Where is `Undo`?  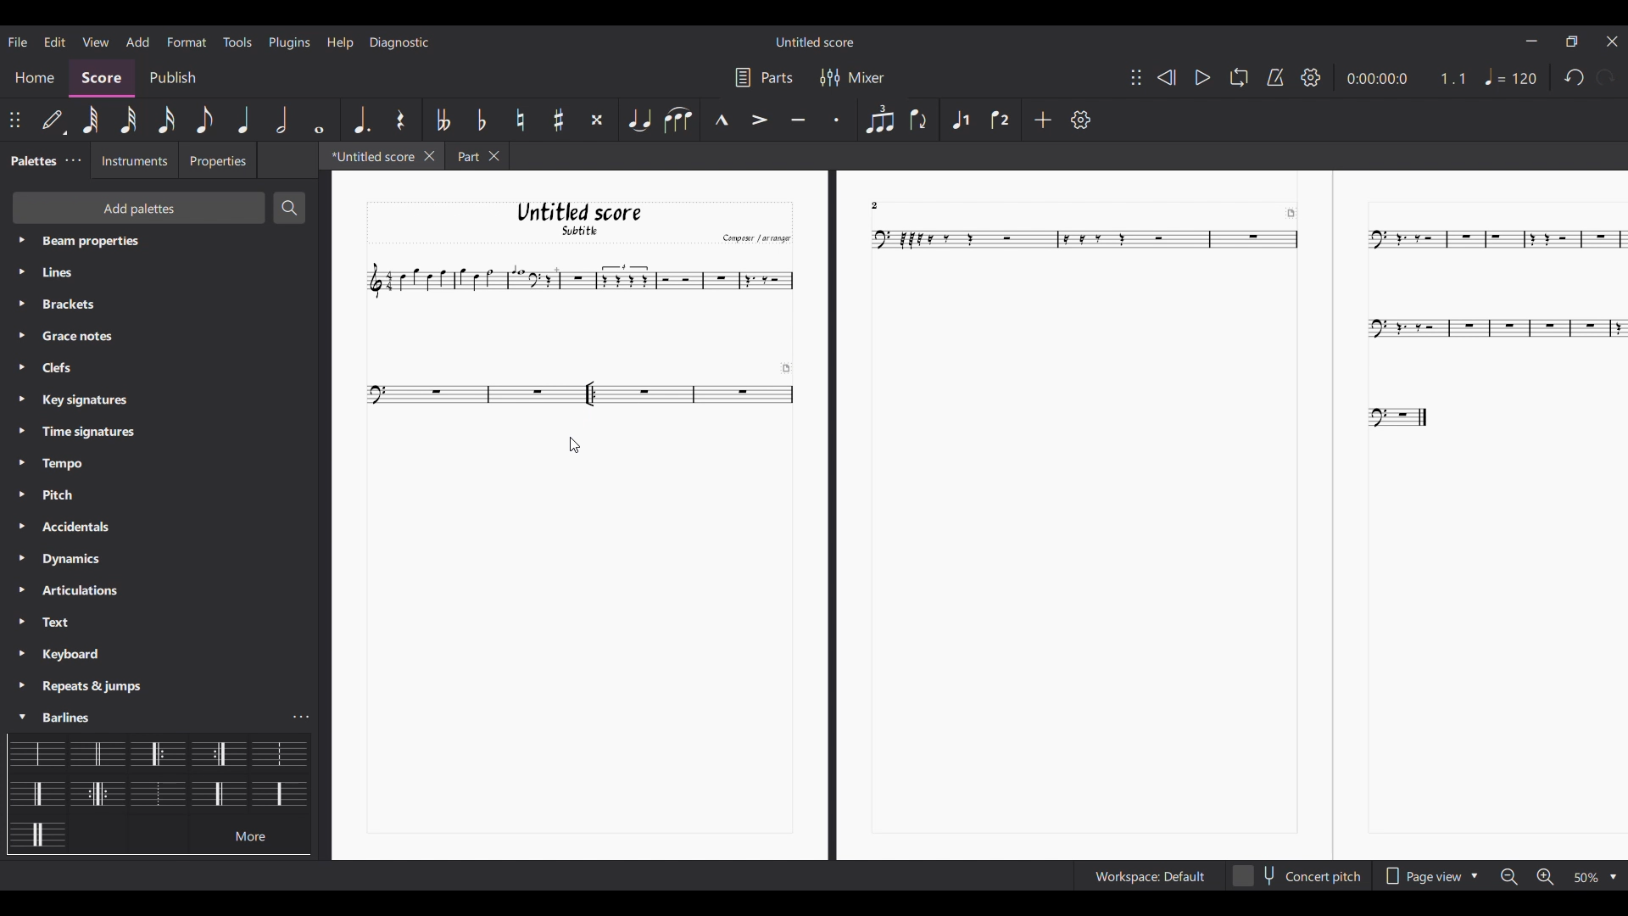 Undo is located at coordinates (1574, 77).